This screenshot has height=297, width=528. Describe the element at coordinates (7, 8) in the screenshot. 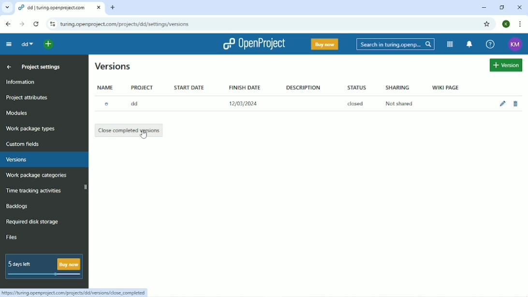

I see `` at that location.